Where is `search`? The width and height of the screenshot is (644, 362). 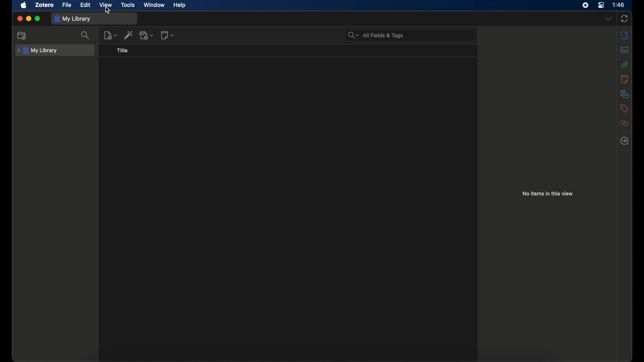 search is located at coordinates (86, 35).